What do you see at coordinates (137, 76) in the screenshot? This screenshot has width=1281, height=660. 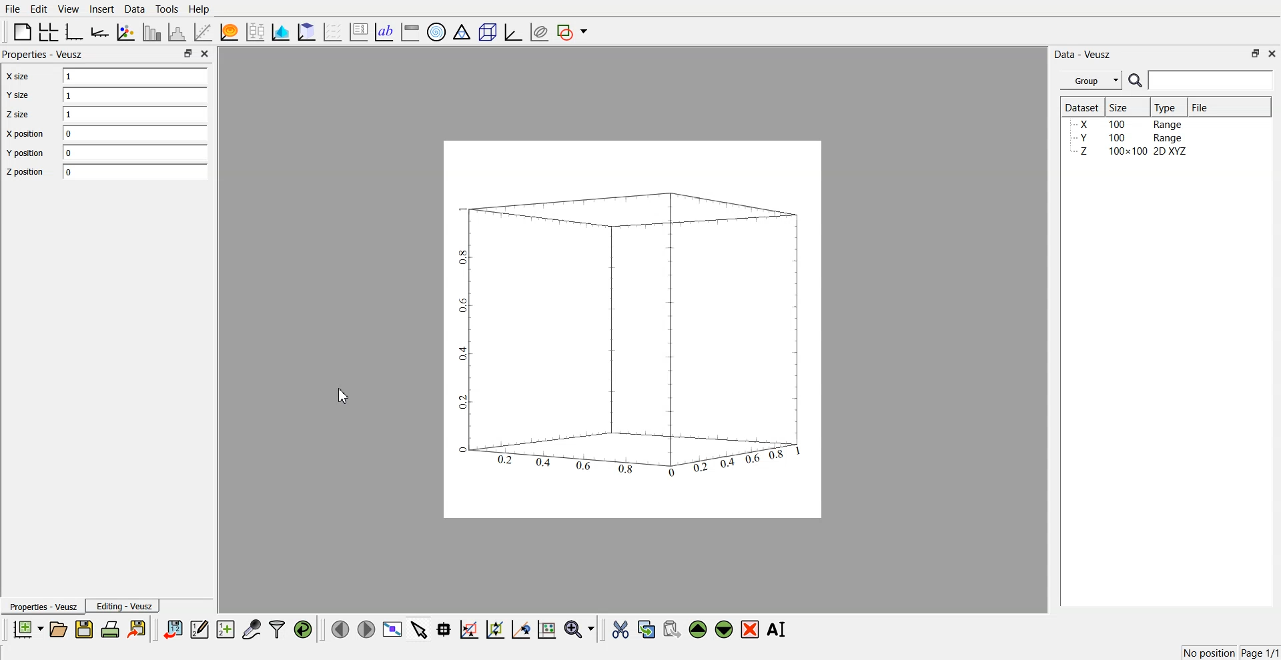 I see `1` at bounding box center [137, 76].